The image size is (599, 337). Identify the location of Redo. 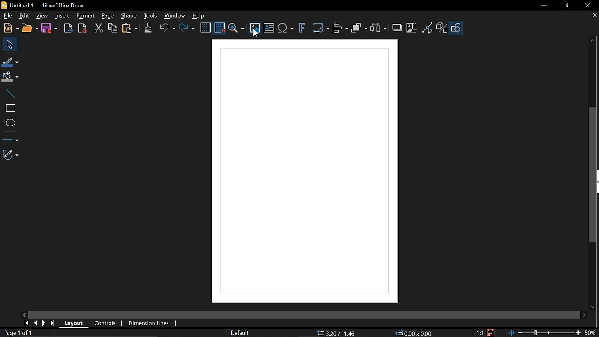
(188, 30).